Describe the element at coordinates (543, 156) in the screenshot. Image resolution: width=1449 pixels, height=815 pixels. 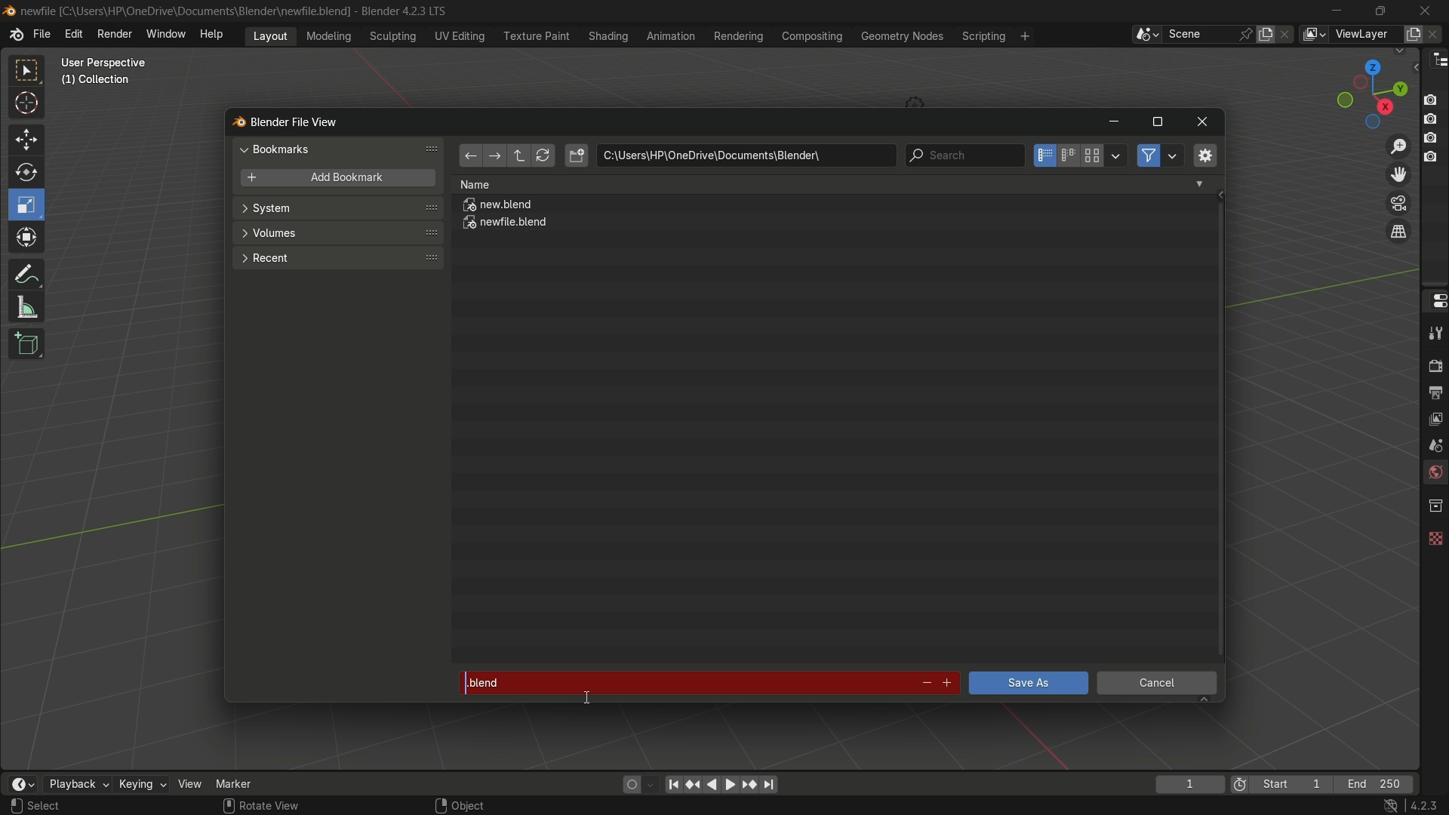
I see `refresh` at that location.